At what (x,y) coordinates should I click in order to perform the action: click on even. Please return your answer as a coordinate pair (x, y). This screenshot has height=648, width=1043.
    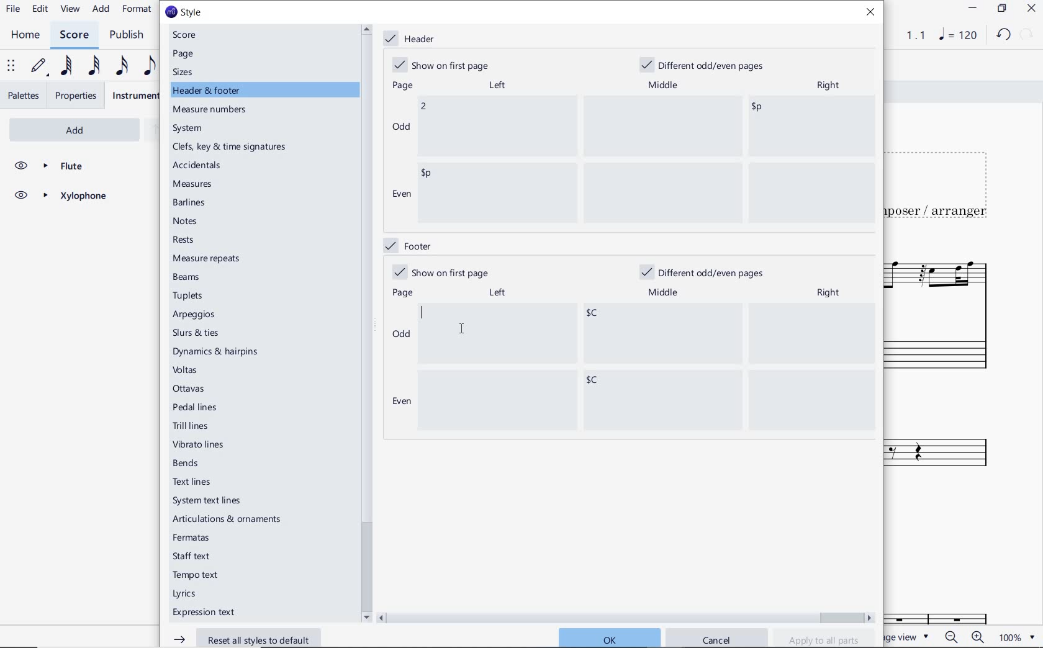
    Looking at the image, I should click on (400, 196).